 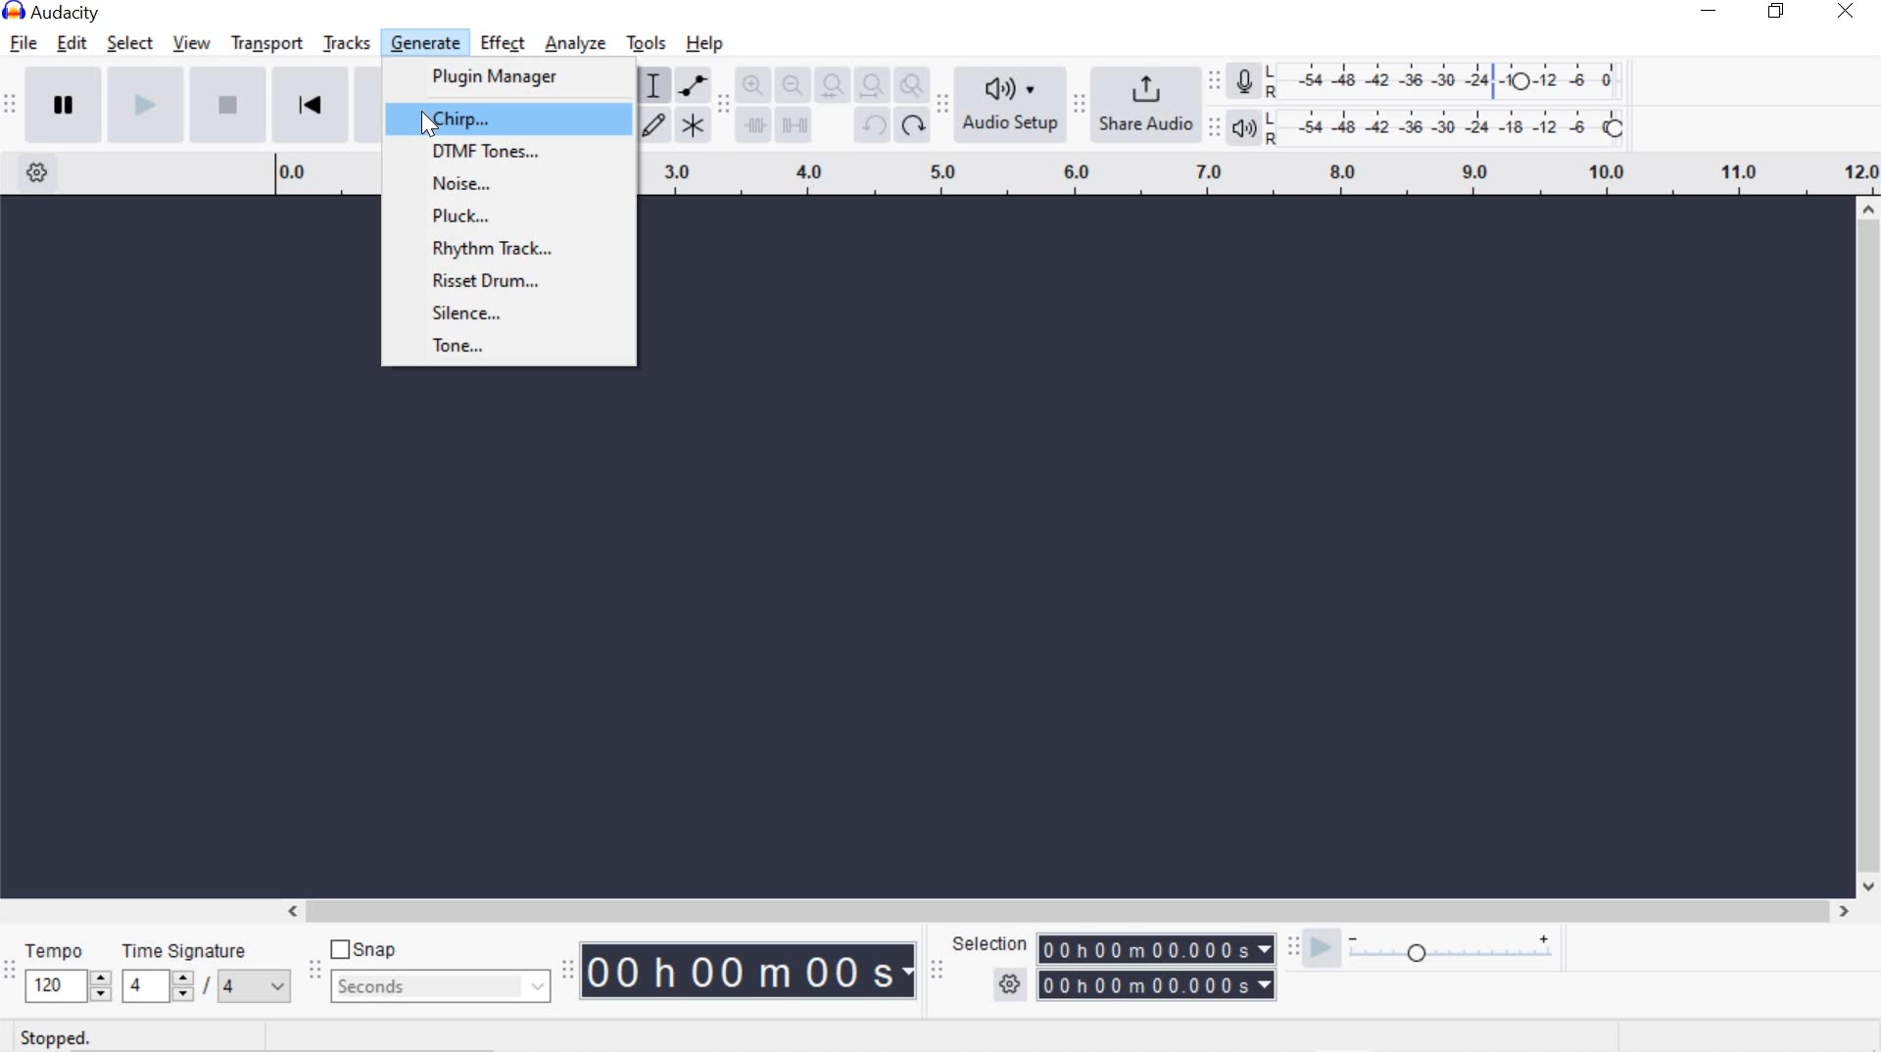 I want to click on snap, so click(x=365, y=950).